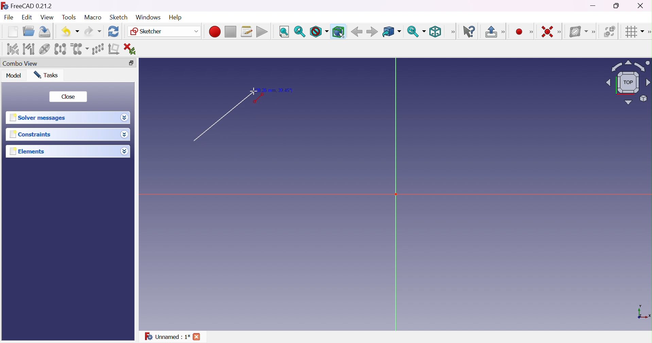 The width and height of the screenshot is (652, 343). What do you see at coordinates (9, 18) in the screenshot?
I see `File` at bounding box center [9, 18].